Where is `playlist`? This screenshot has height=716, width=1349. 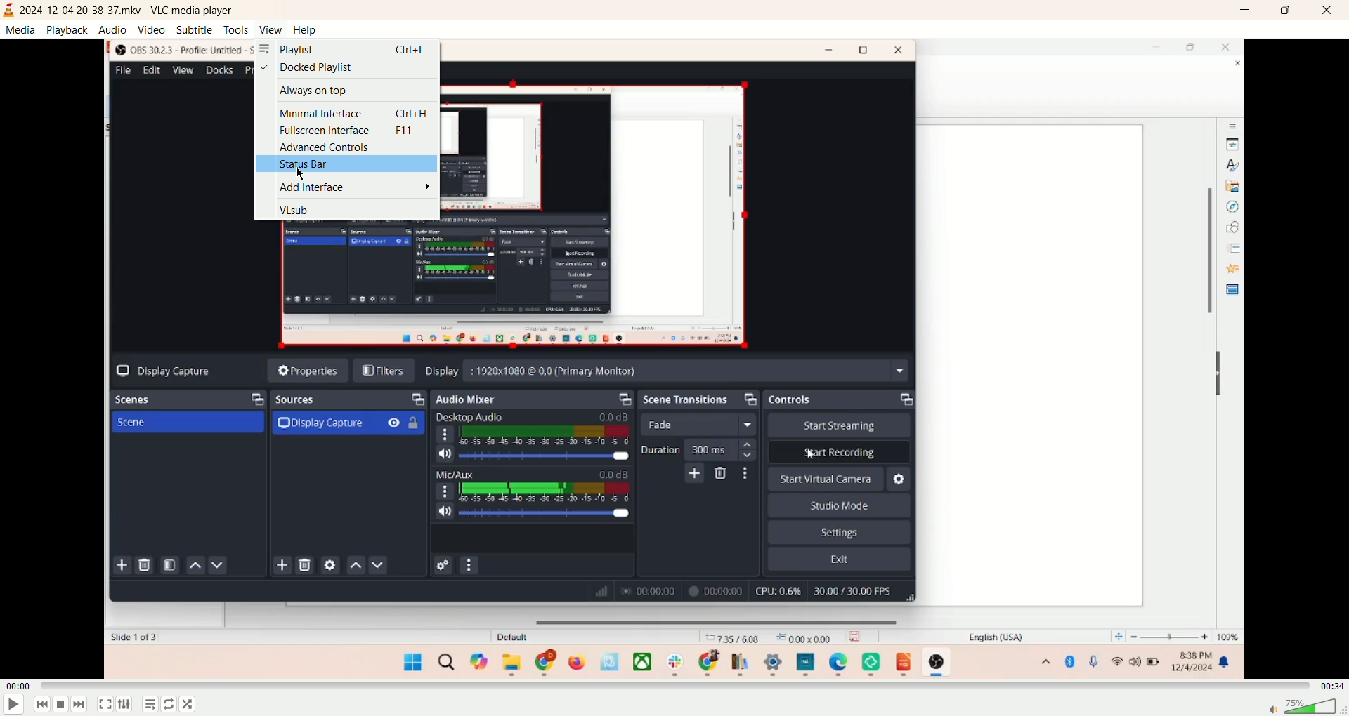 playlist is located at coordinates (148, 705).